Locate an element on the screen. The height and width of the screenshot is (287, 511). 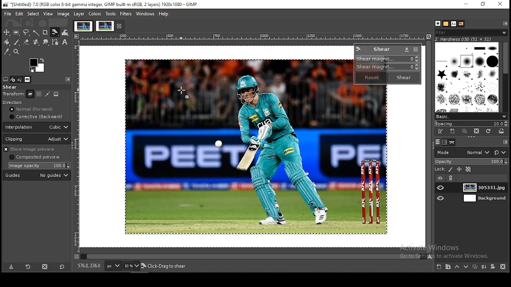
project tab 1 is located at coordinates (83, 26).